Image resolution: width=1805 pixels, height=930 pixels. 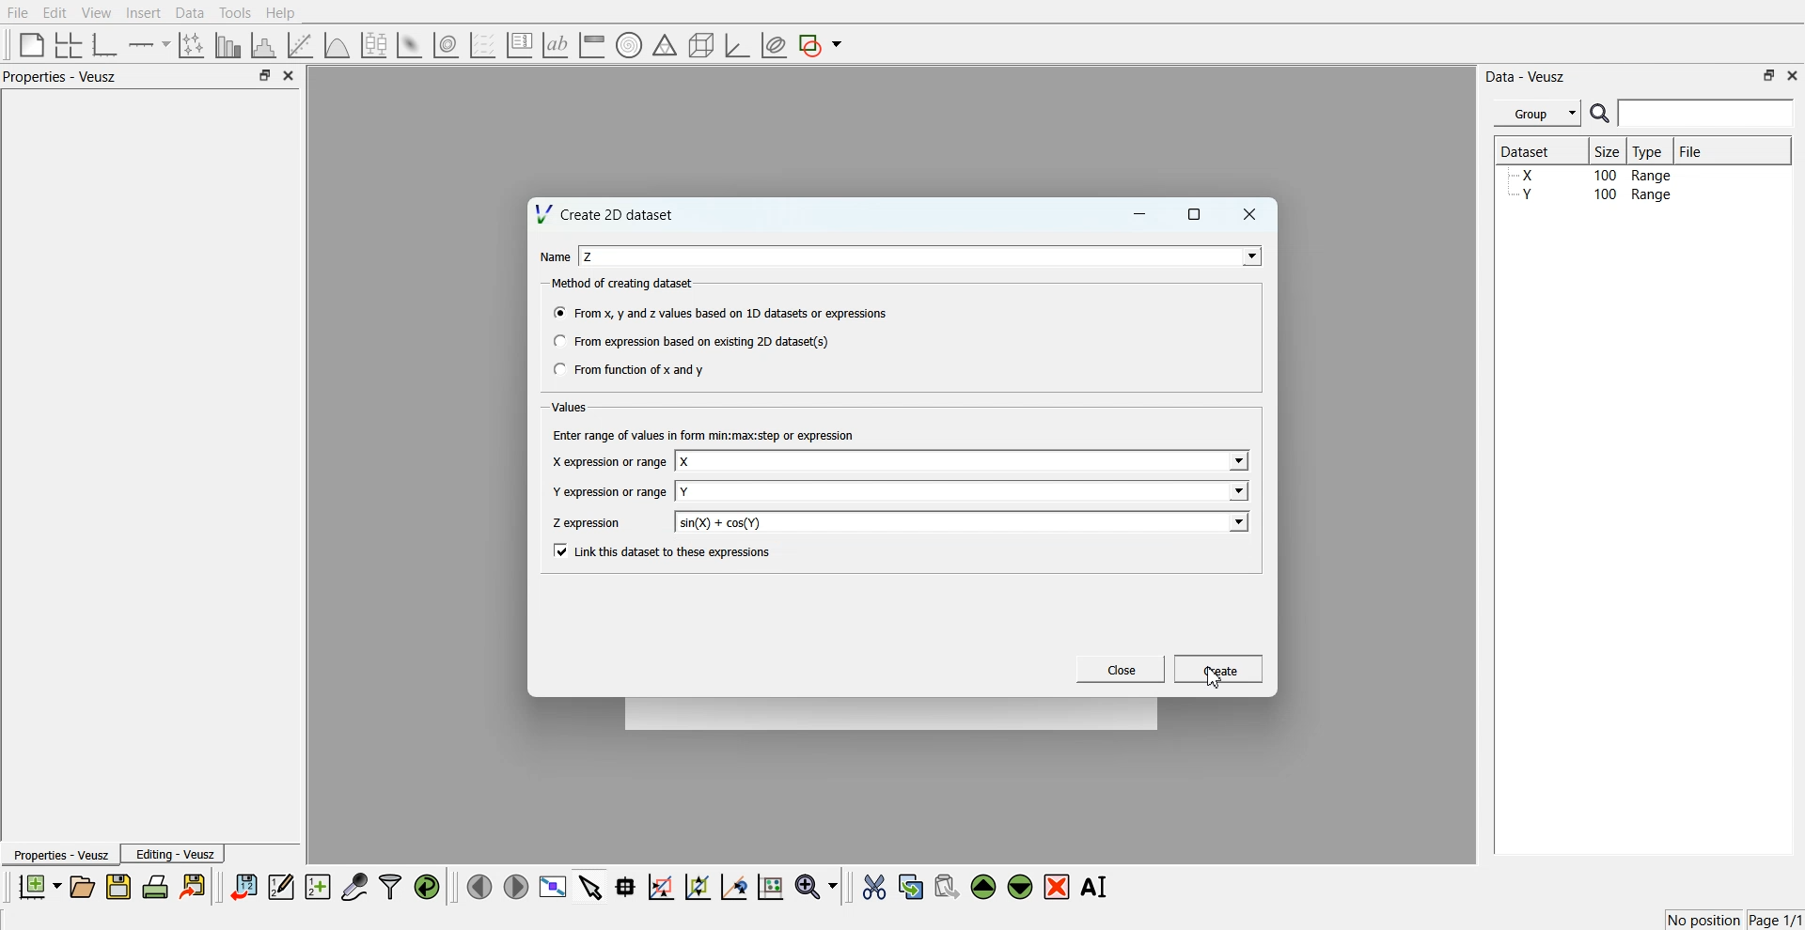 What do you see at coordinates (264, 74) in the screenshot?
I see `Maximize` at bounding box center [264, 74].